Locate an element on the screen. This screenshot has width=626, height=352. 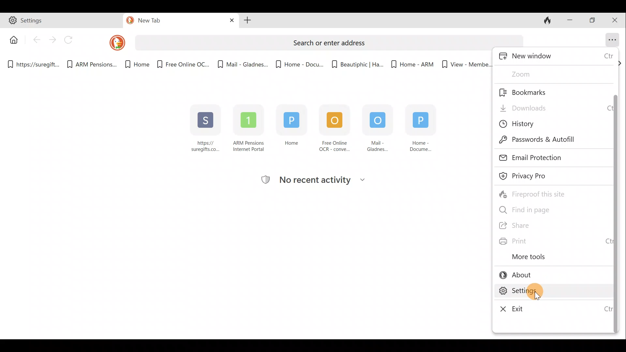
Bookmark 9 is located at coordinates (466, 65).